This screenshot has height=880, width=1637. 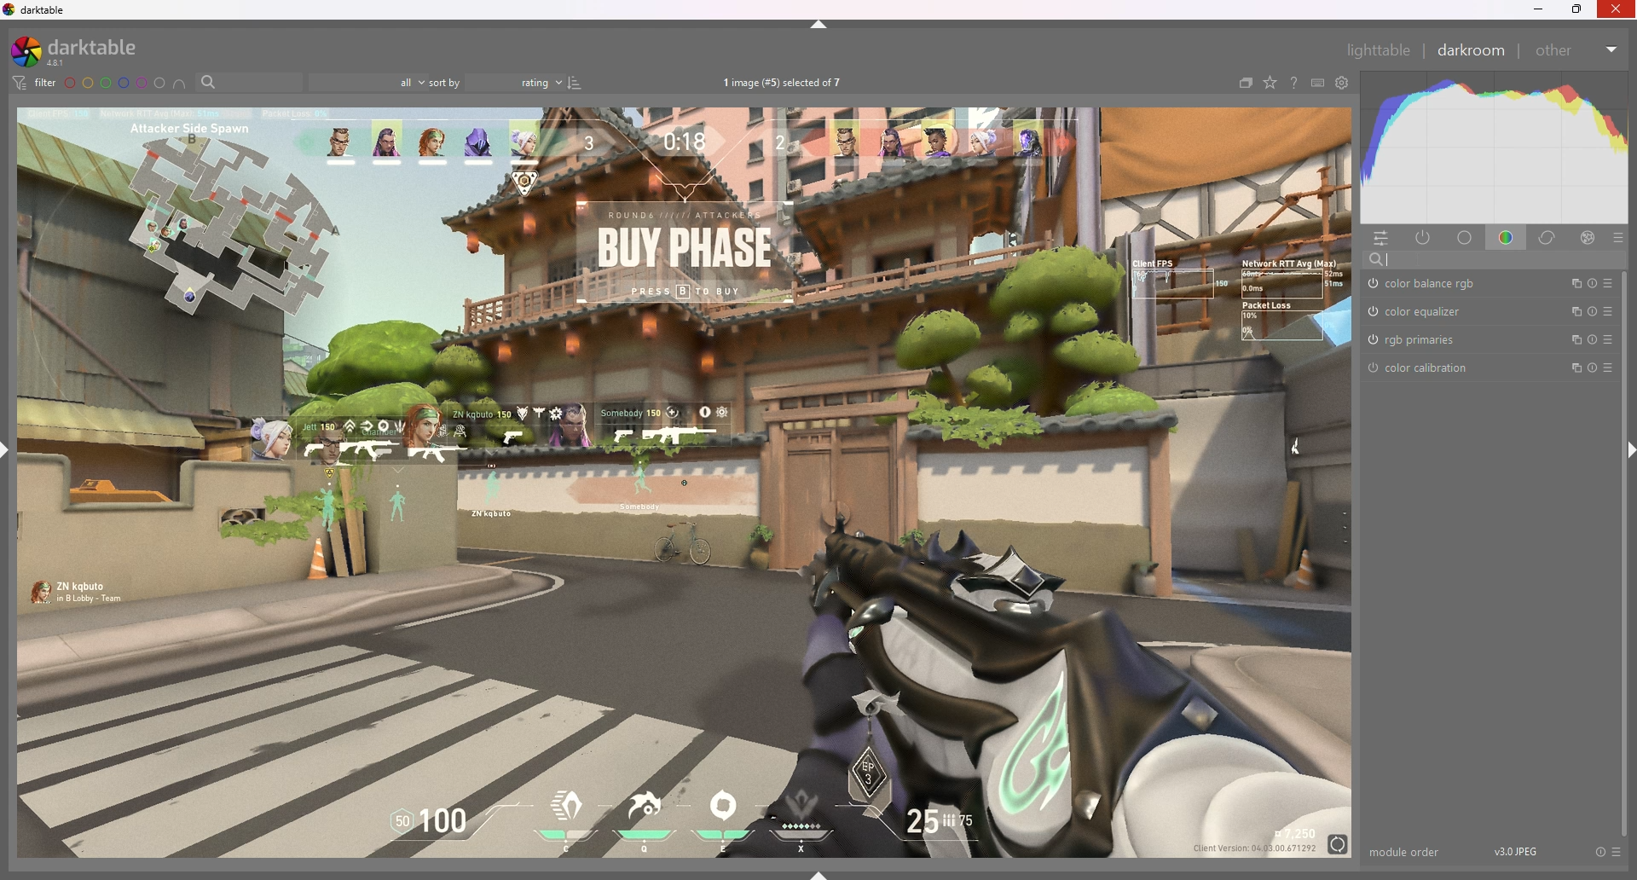 What do you see at coordinates (1610, 311) in the screenshot?
I see `presets` at bounding box center [1610, 311].